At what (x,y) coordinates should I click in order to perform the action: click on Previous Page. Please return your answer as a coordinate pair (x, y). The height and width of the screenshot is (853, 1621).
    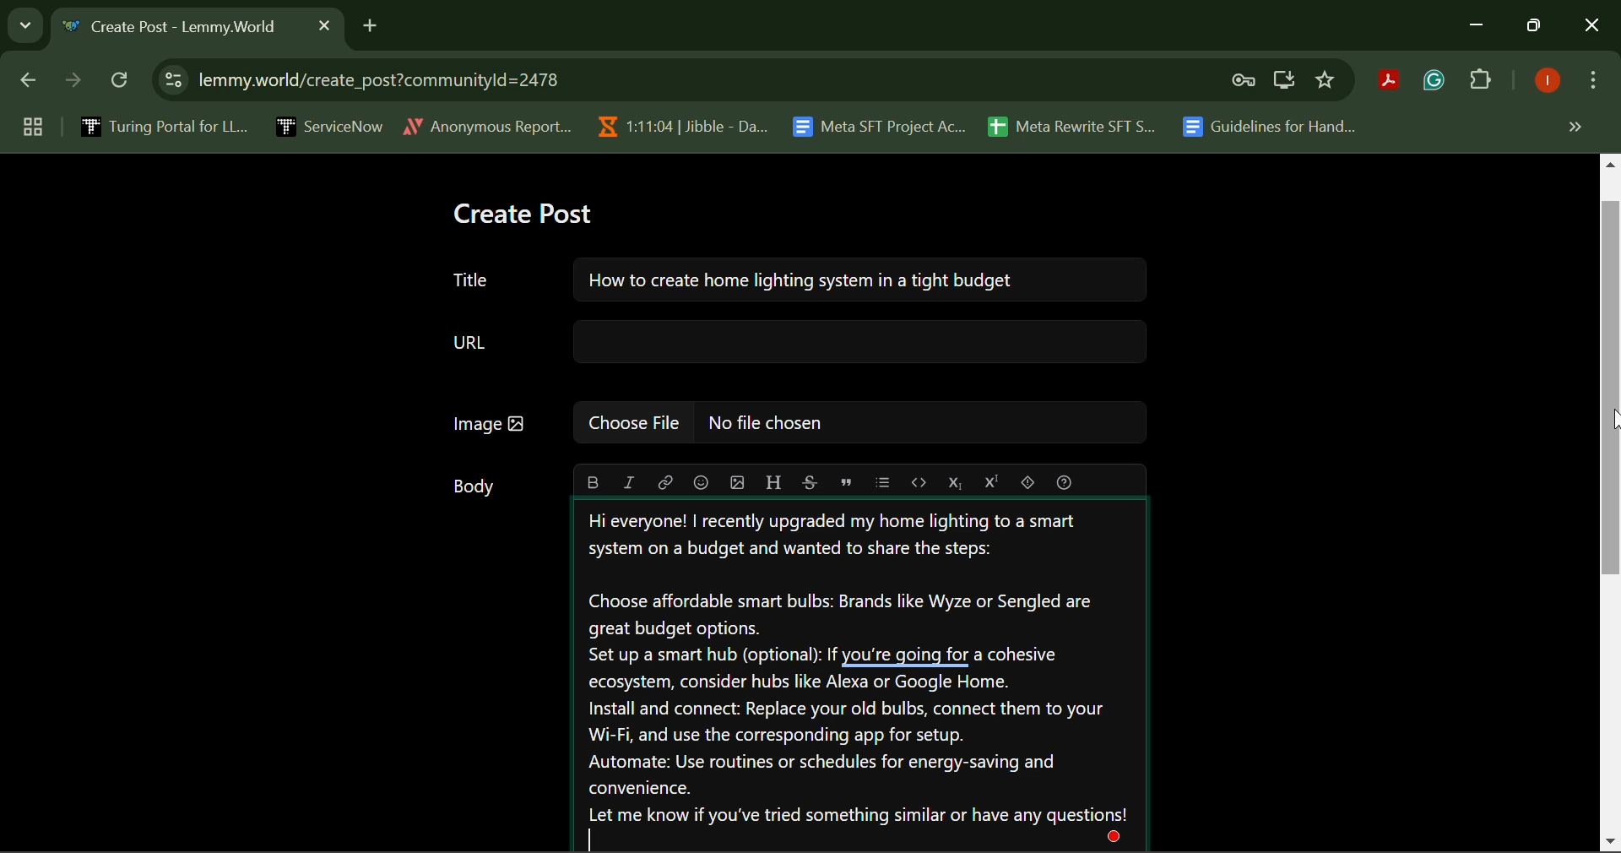
    Looking at the image, I should click on (31, 84).